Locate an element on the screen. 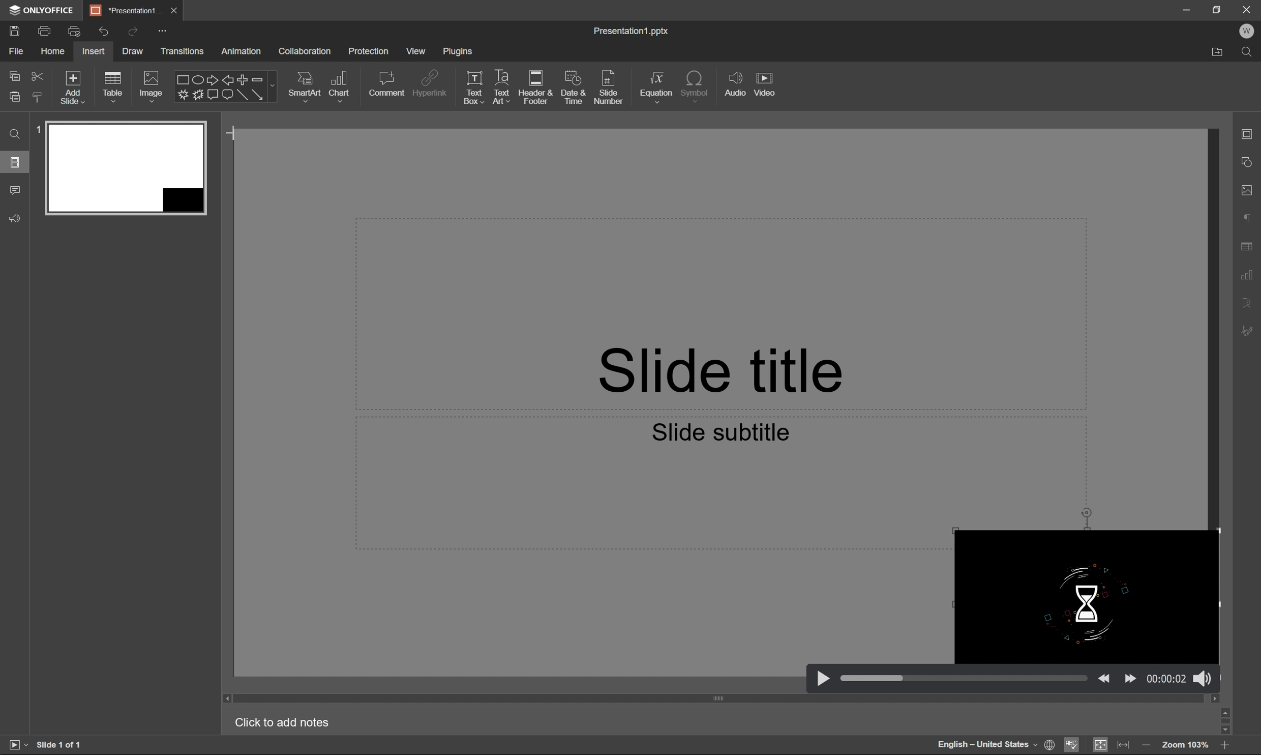 This screenshot has width=1261, height=755. shapes is located at coordinates (225, 86).